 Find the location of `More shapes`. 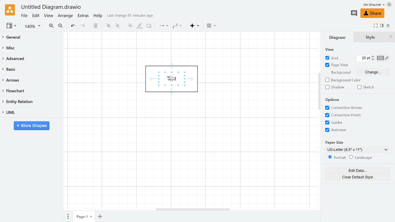

More shapes is located at coordinates (31, 126).